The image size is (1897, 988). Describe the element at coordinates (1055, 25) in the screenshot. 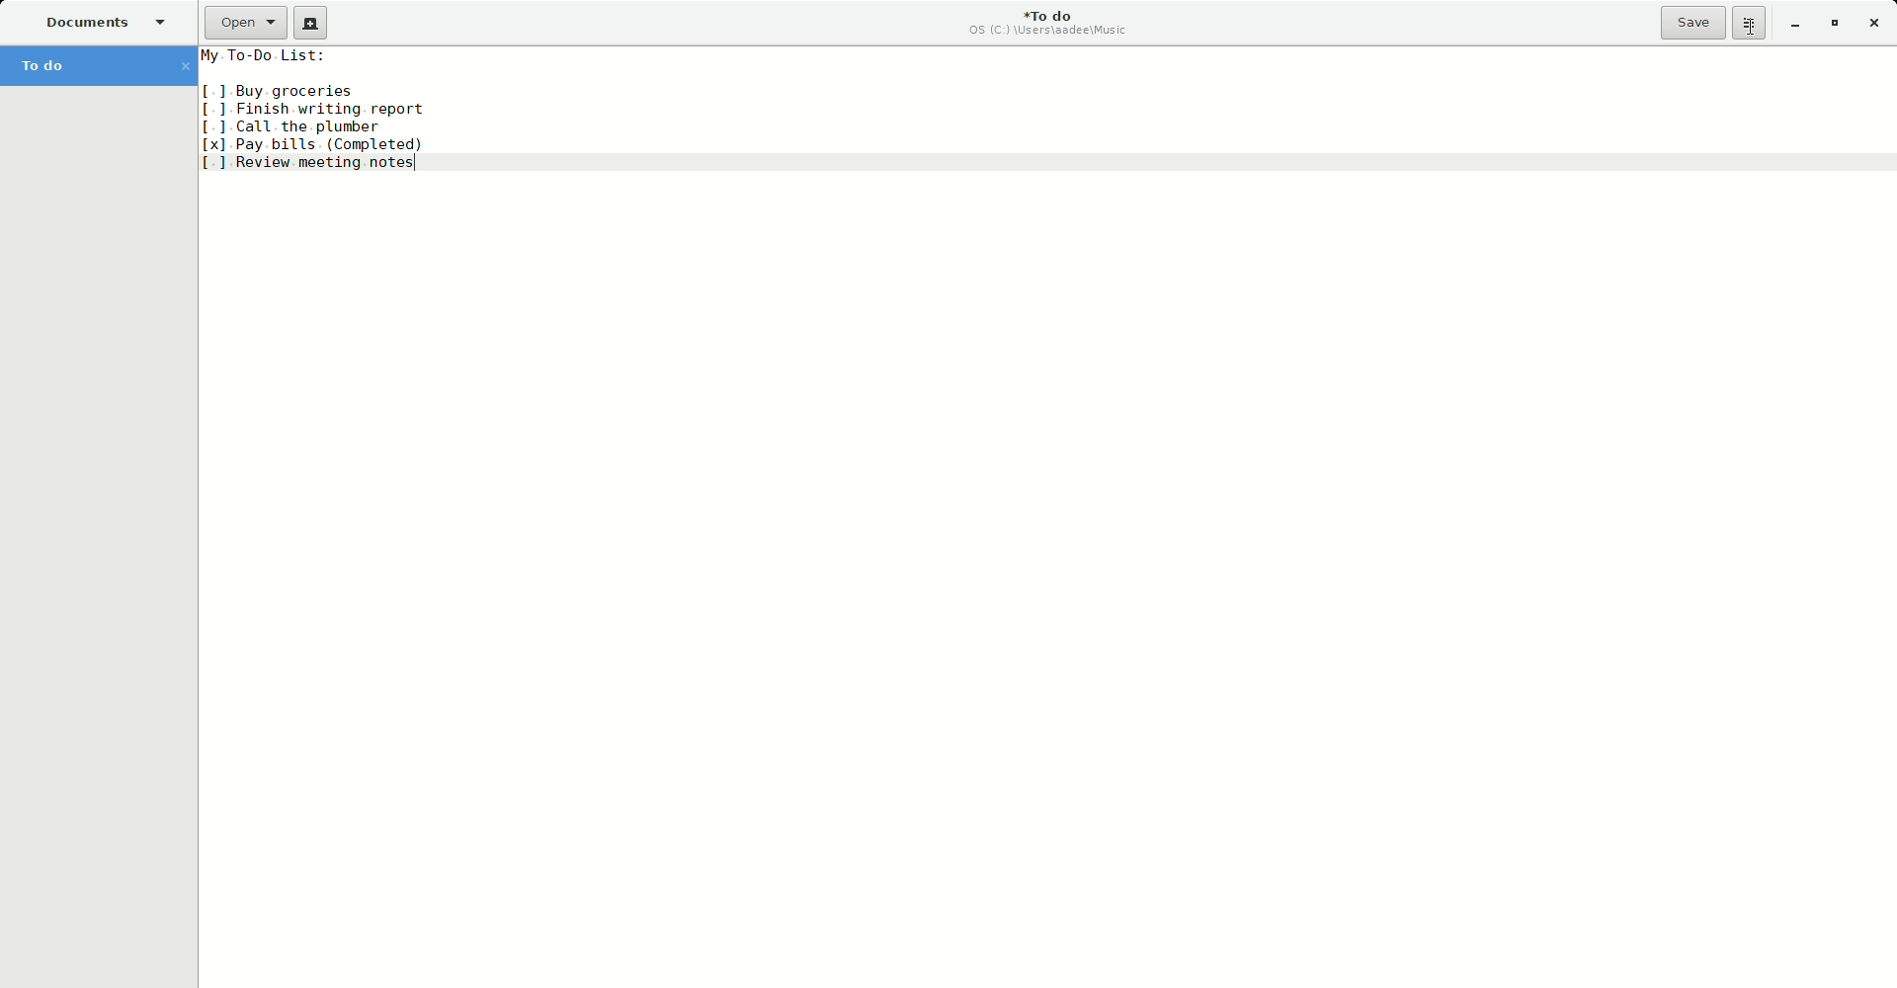

I see `To do` at that location.